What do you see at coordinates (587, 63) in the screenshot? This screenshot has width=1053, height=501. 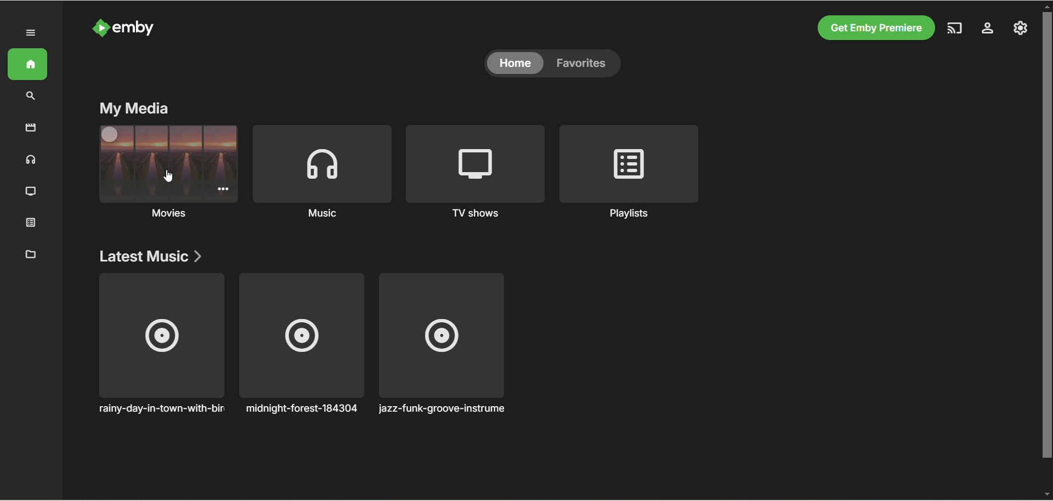 I see `favorites` at bounding box center [587, 63].